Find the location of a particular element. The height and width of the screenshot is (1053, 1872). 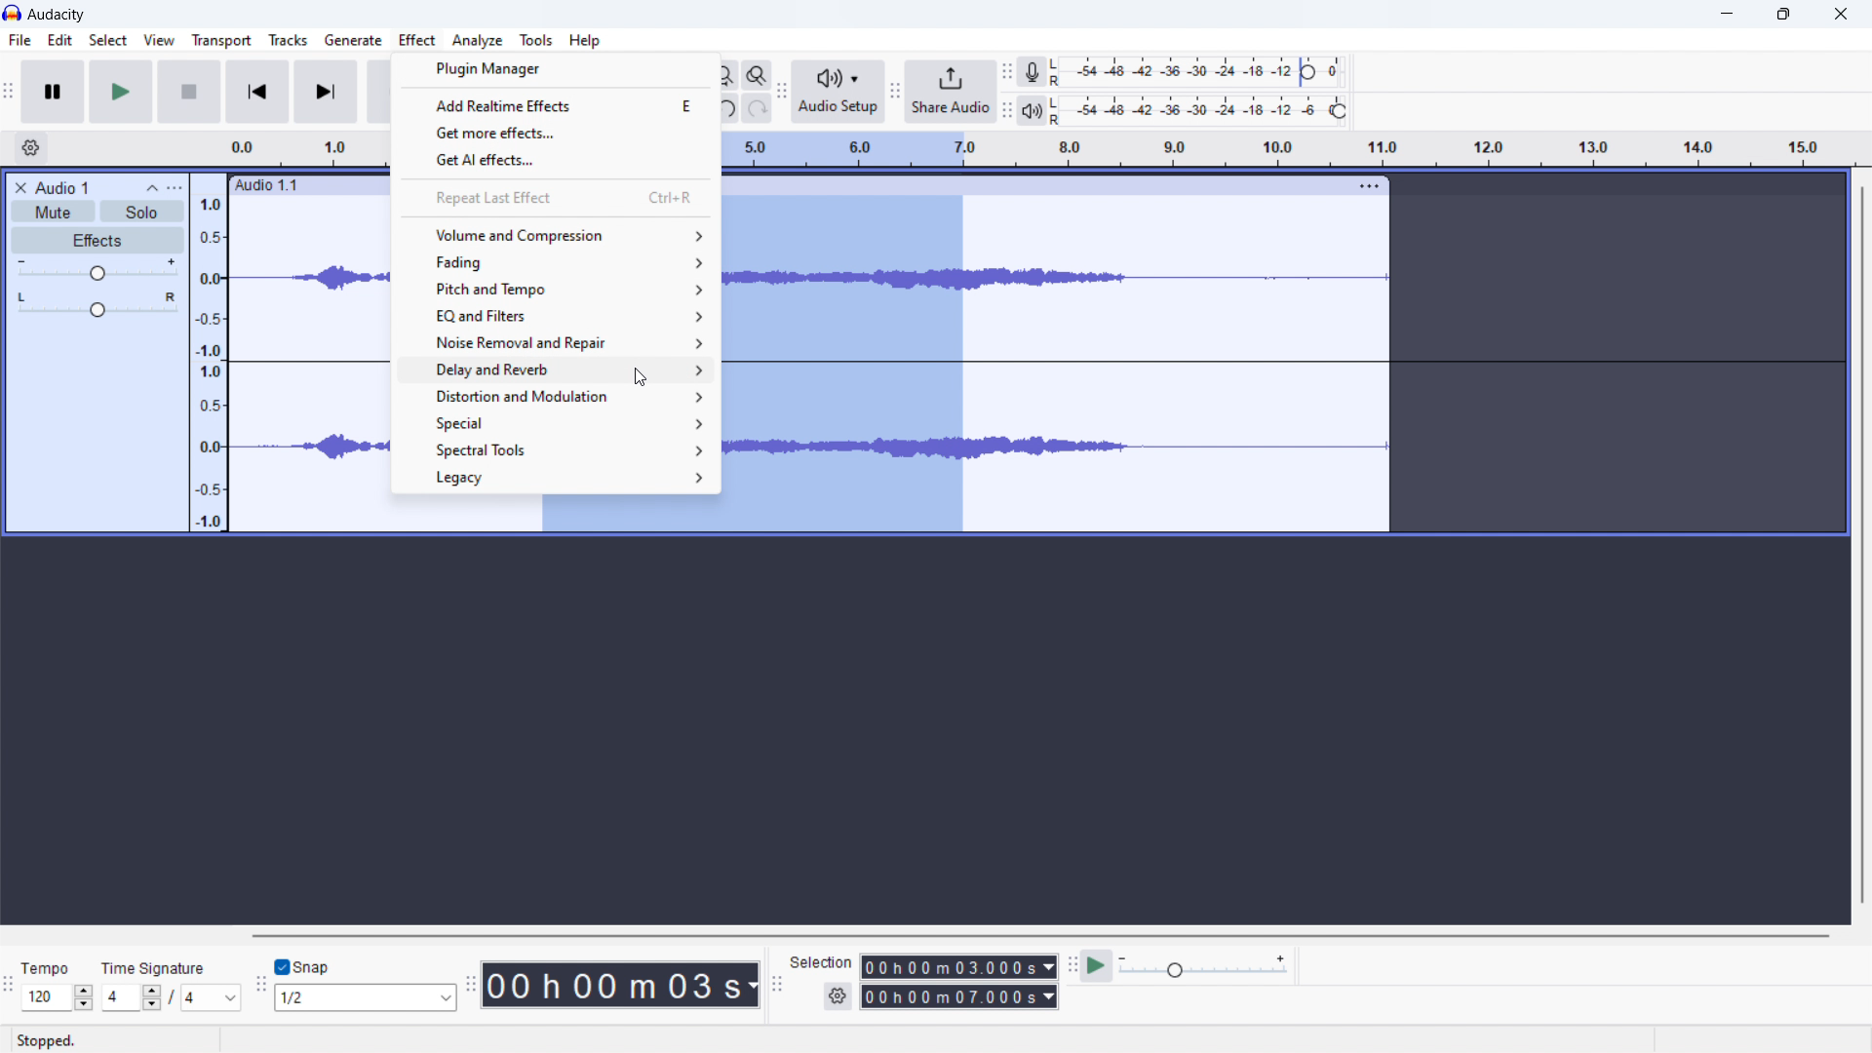

more options is located at coordinates (1371, 188).